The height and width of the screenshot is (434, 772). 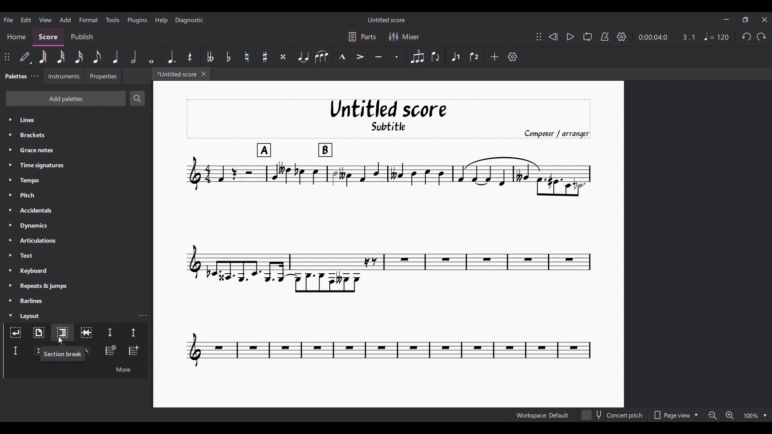 What do you see at coordinates (48, 37) in the screenshot?
I see `Score, current section highlighted` at bounding box center [48, 37].